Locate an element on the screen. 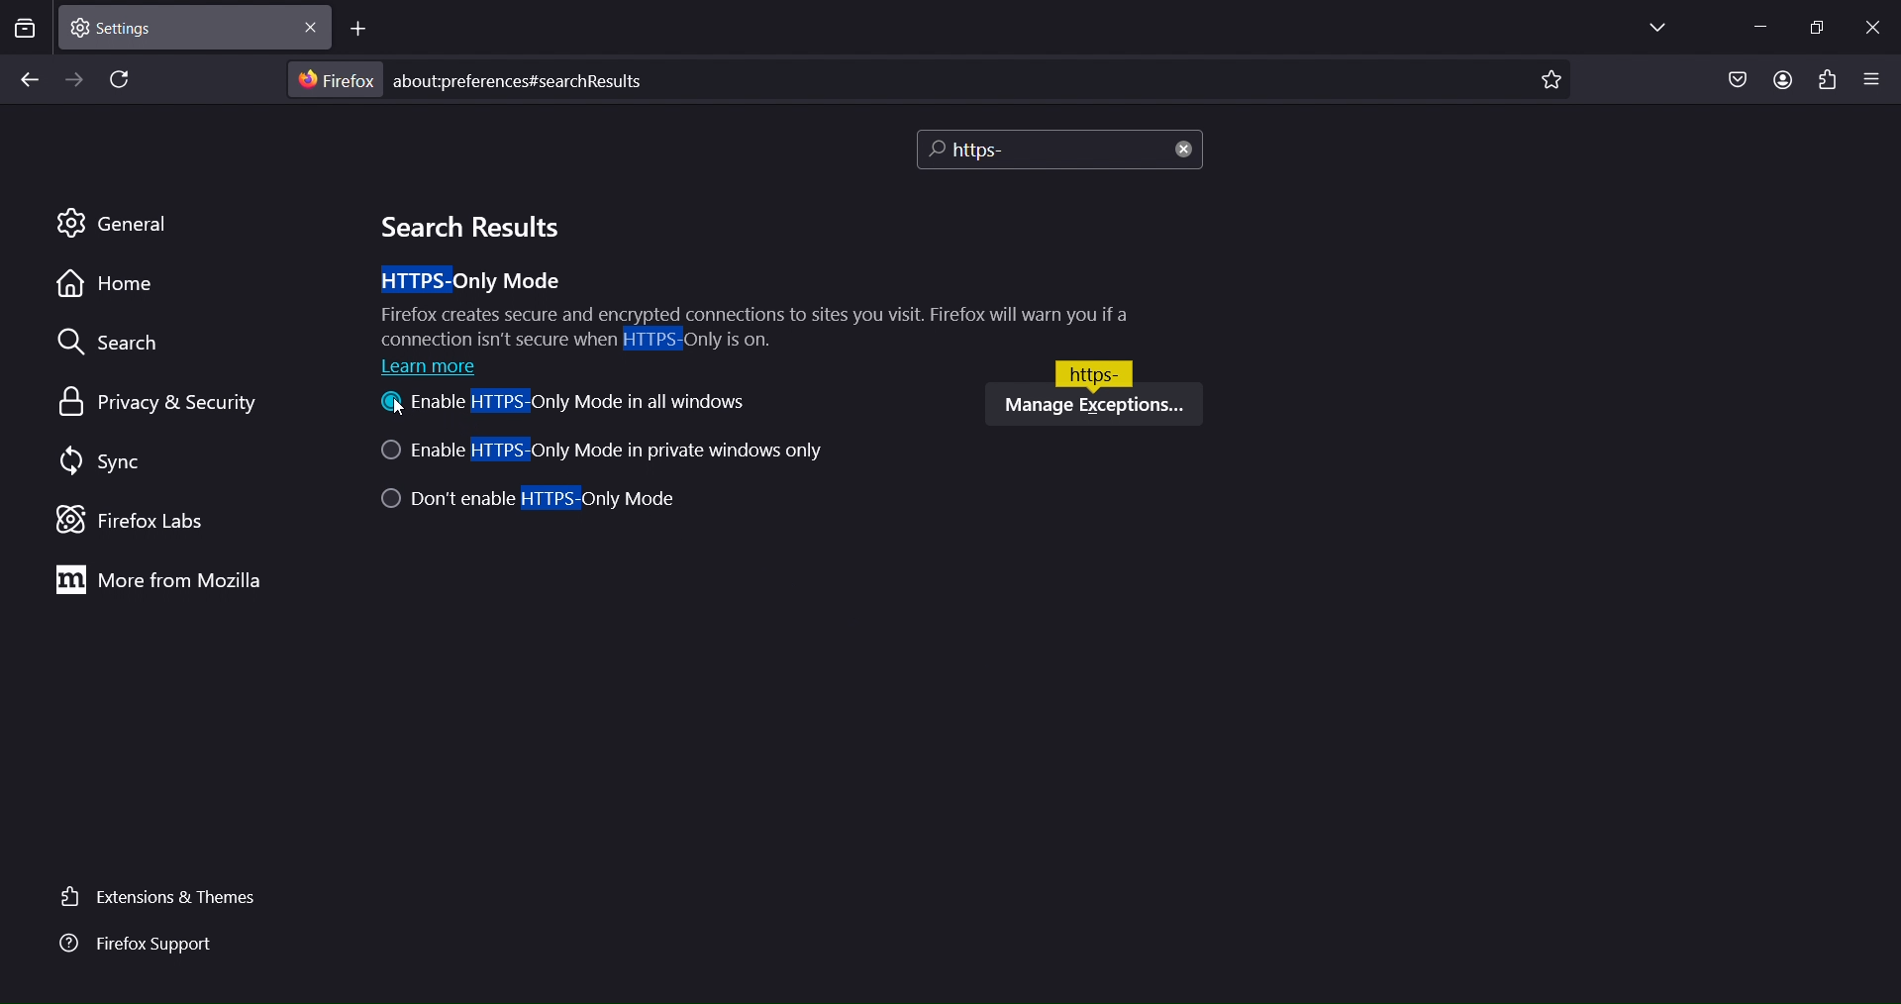 The height and width of the screenshot is (1004, 1901). minimze is located at coordinates (1765, 28).